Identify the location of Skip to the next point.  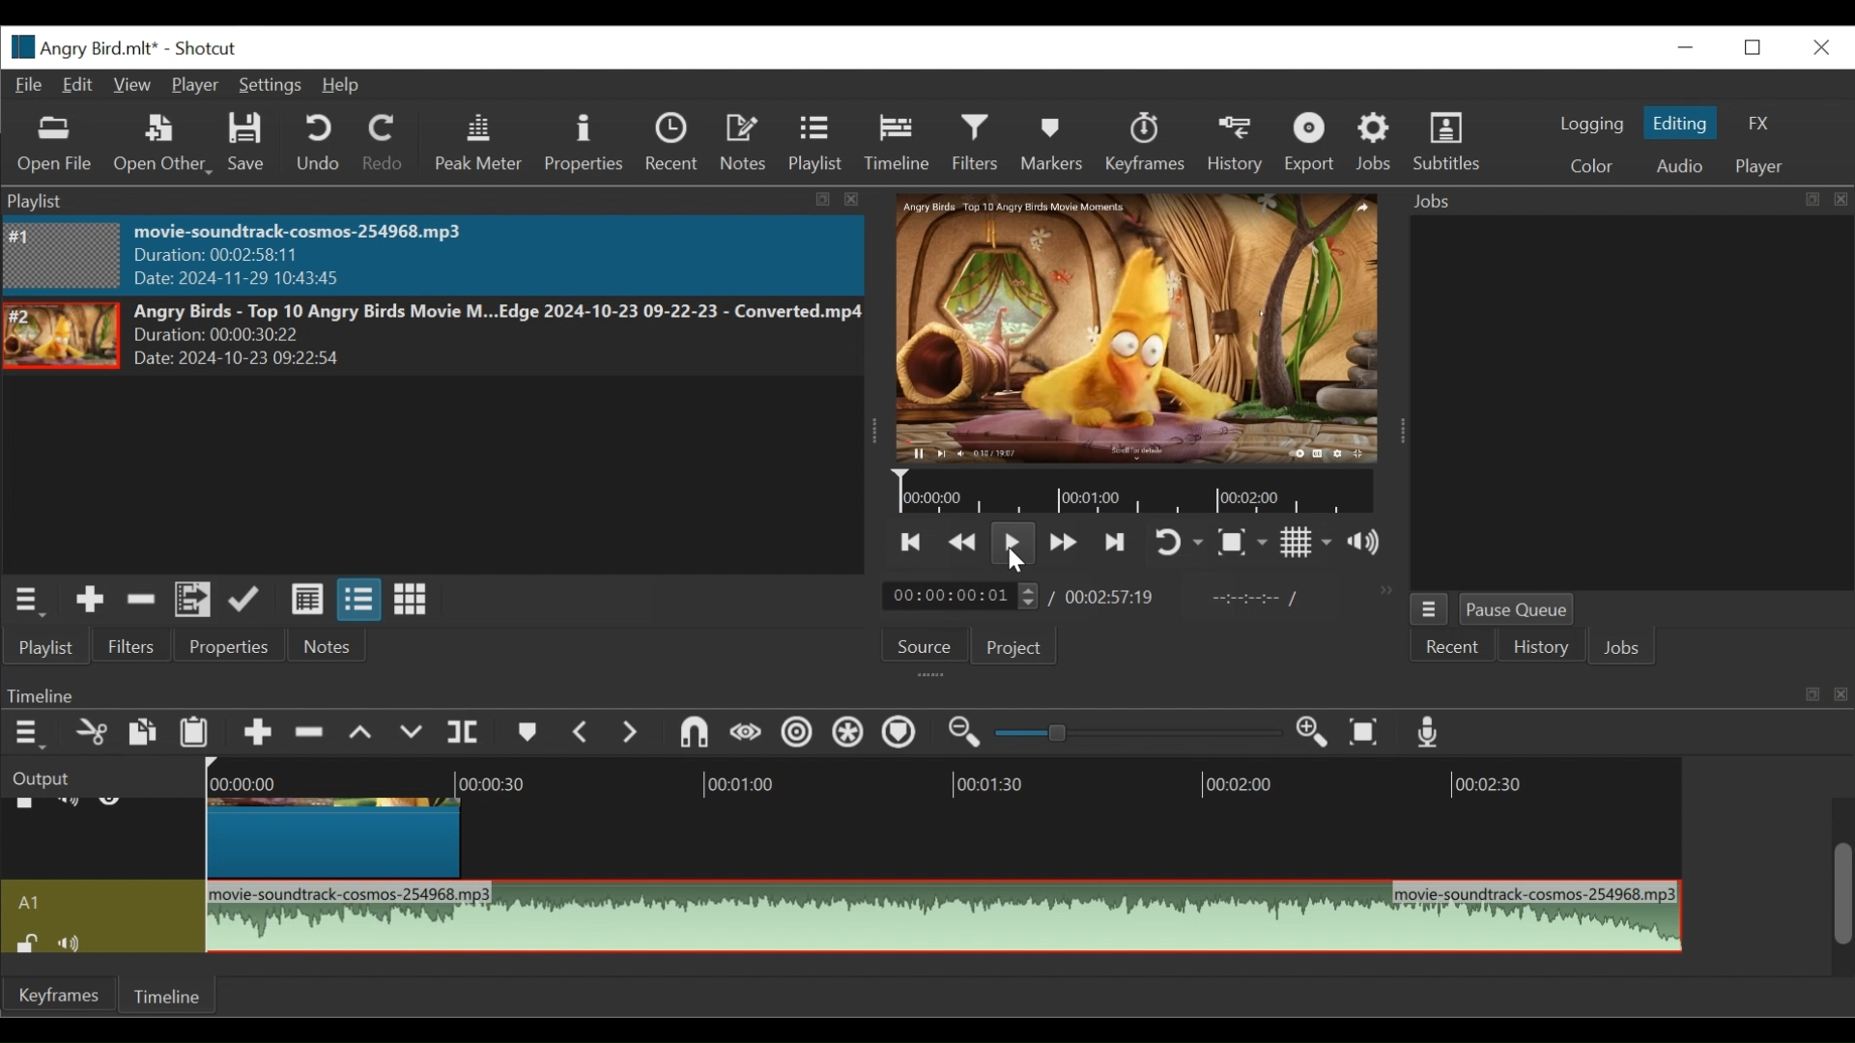
(913, 543).